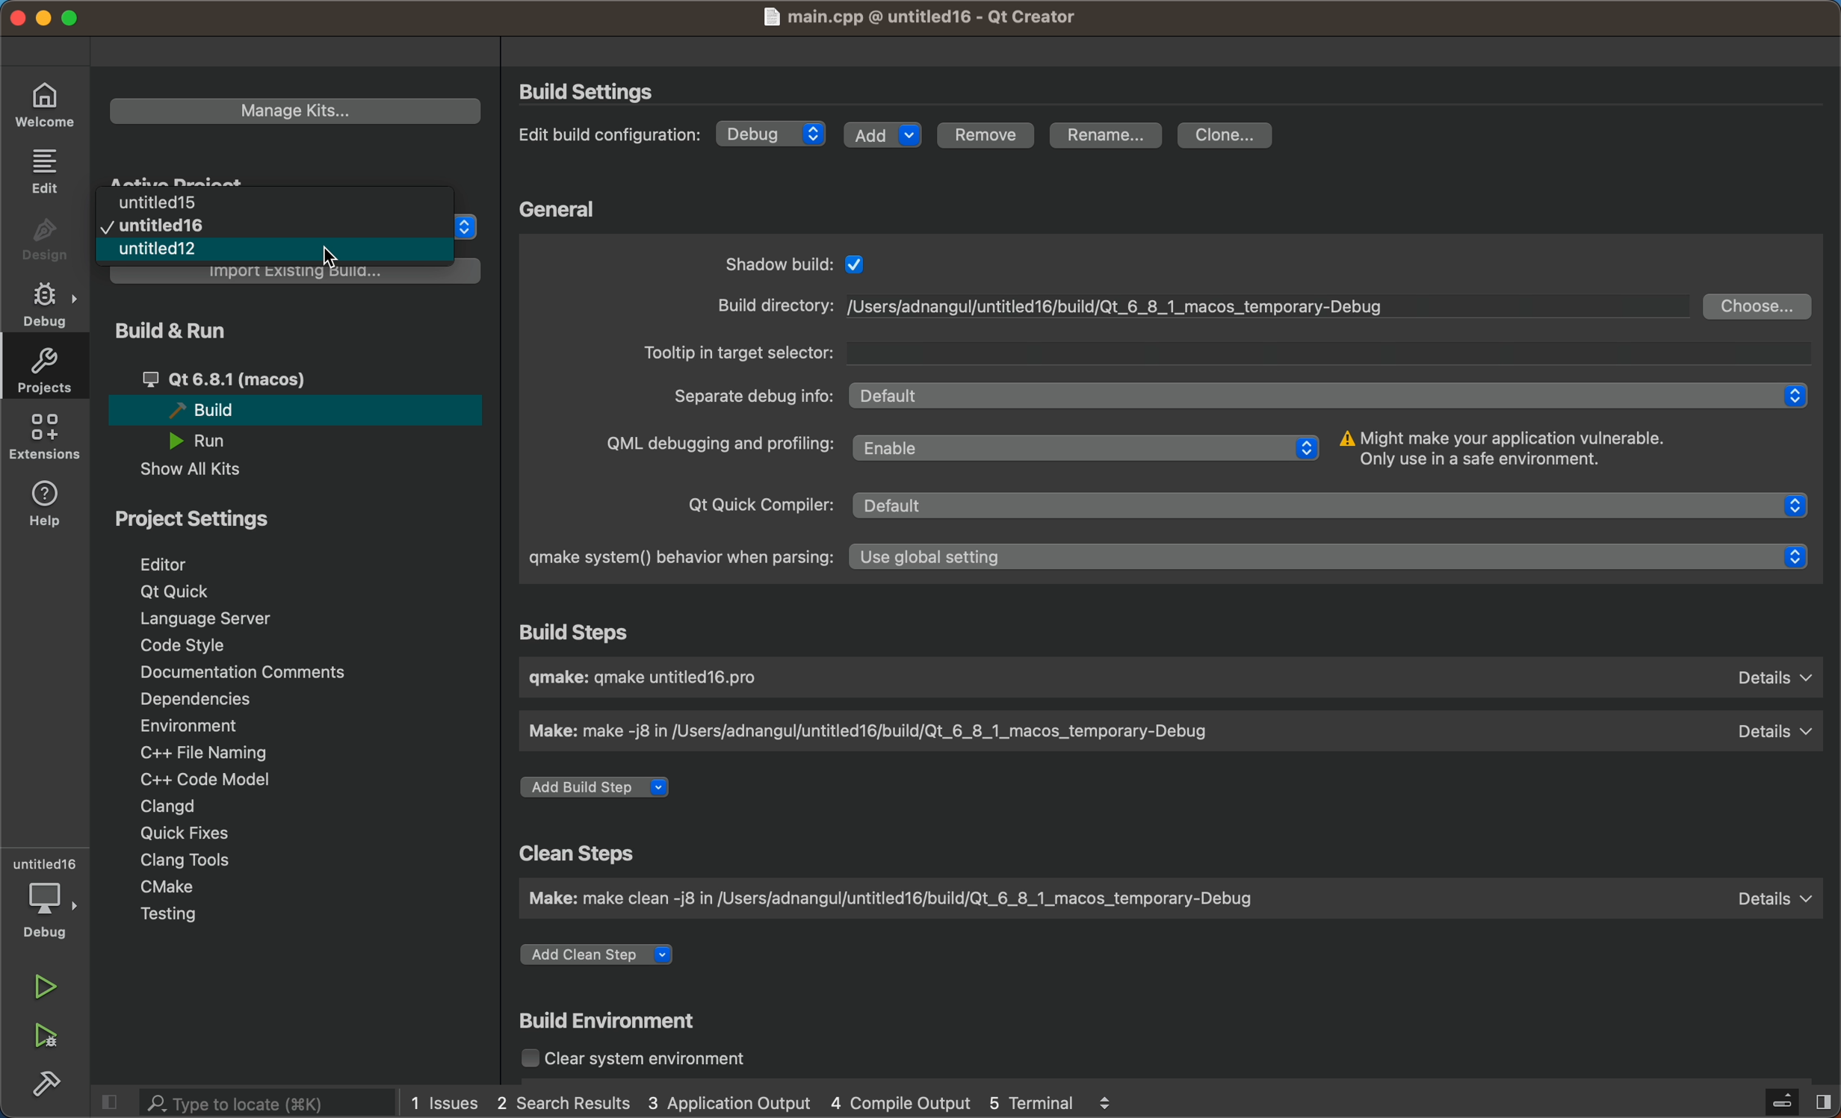 The height and width of the screenshot is (1118, 1841). I want to click on build, so click(46, 1084).